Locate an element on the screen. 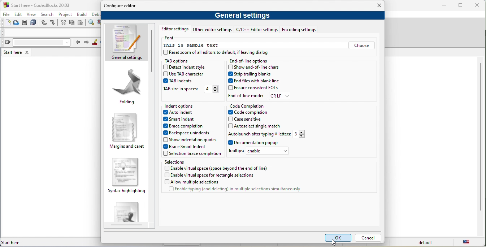 Image resolution: width=486 pixels, height=247 pixels. tab size in spaces 4 is located at coordinates (191, 90).